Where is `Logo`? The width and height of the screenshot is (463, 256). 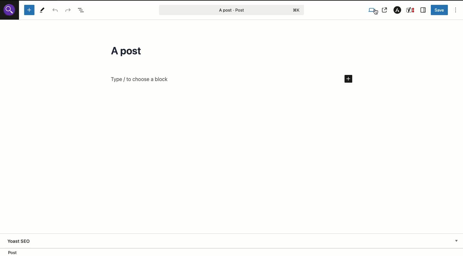
Logo is located at coordinates (10, 11).